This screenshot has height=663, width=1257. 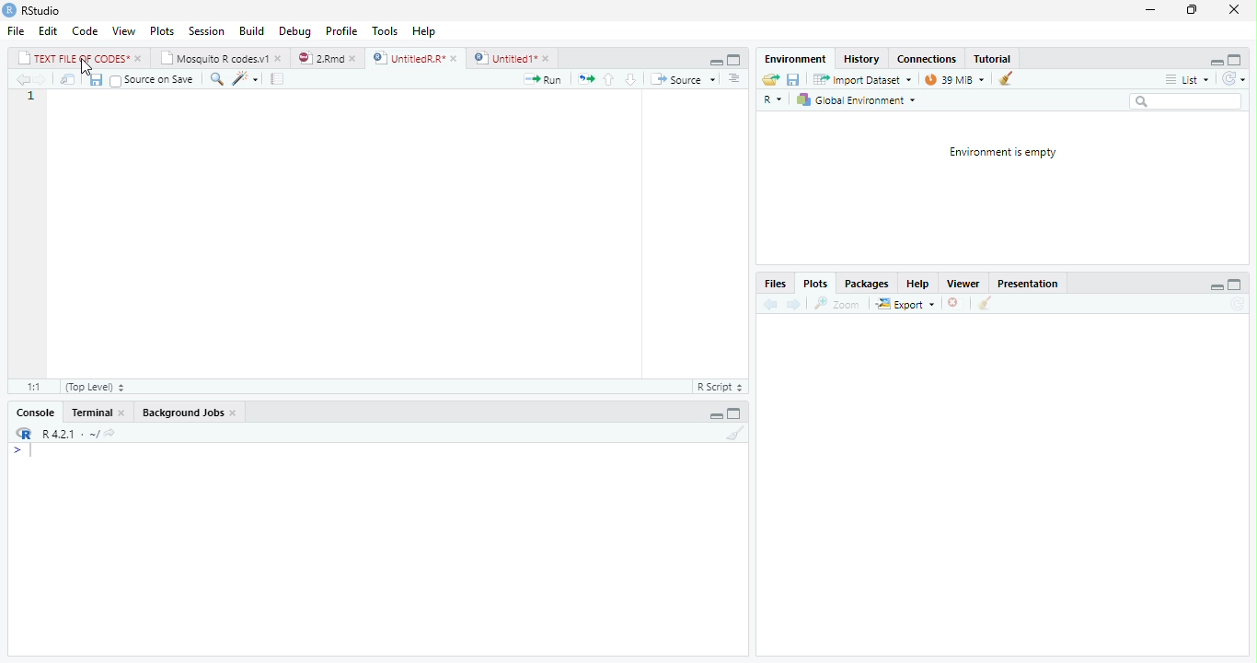 What do you see at coordinates (770, 78) in the screenshot?
I see `Open folder` at bounding box center [770, 78].